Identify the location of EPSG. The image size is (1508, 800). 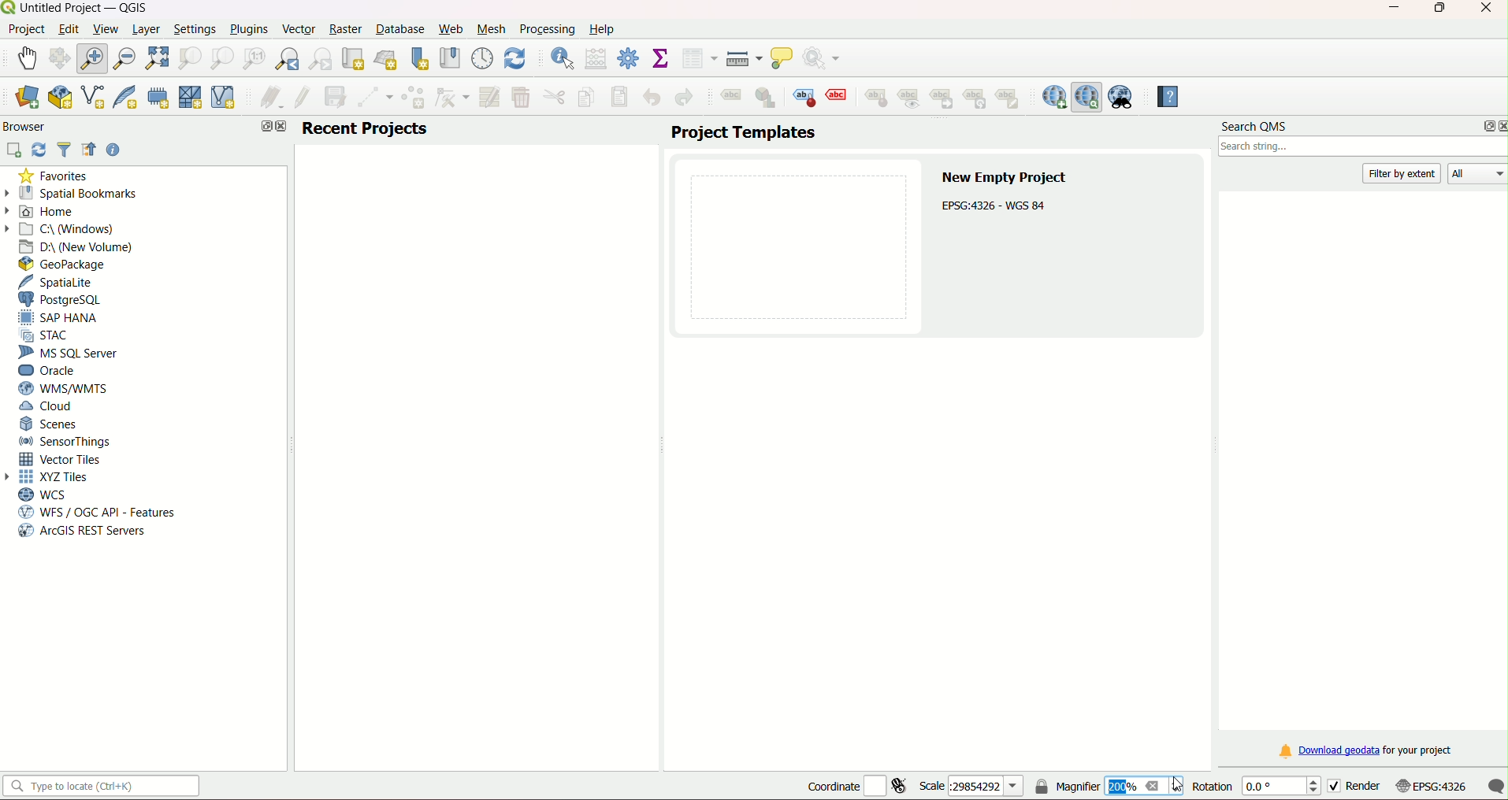
(1432, 787).